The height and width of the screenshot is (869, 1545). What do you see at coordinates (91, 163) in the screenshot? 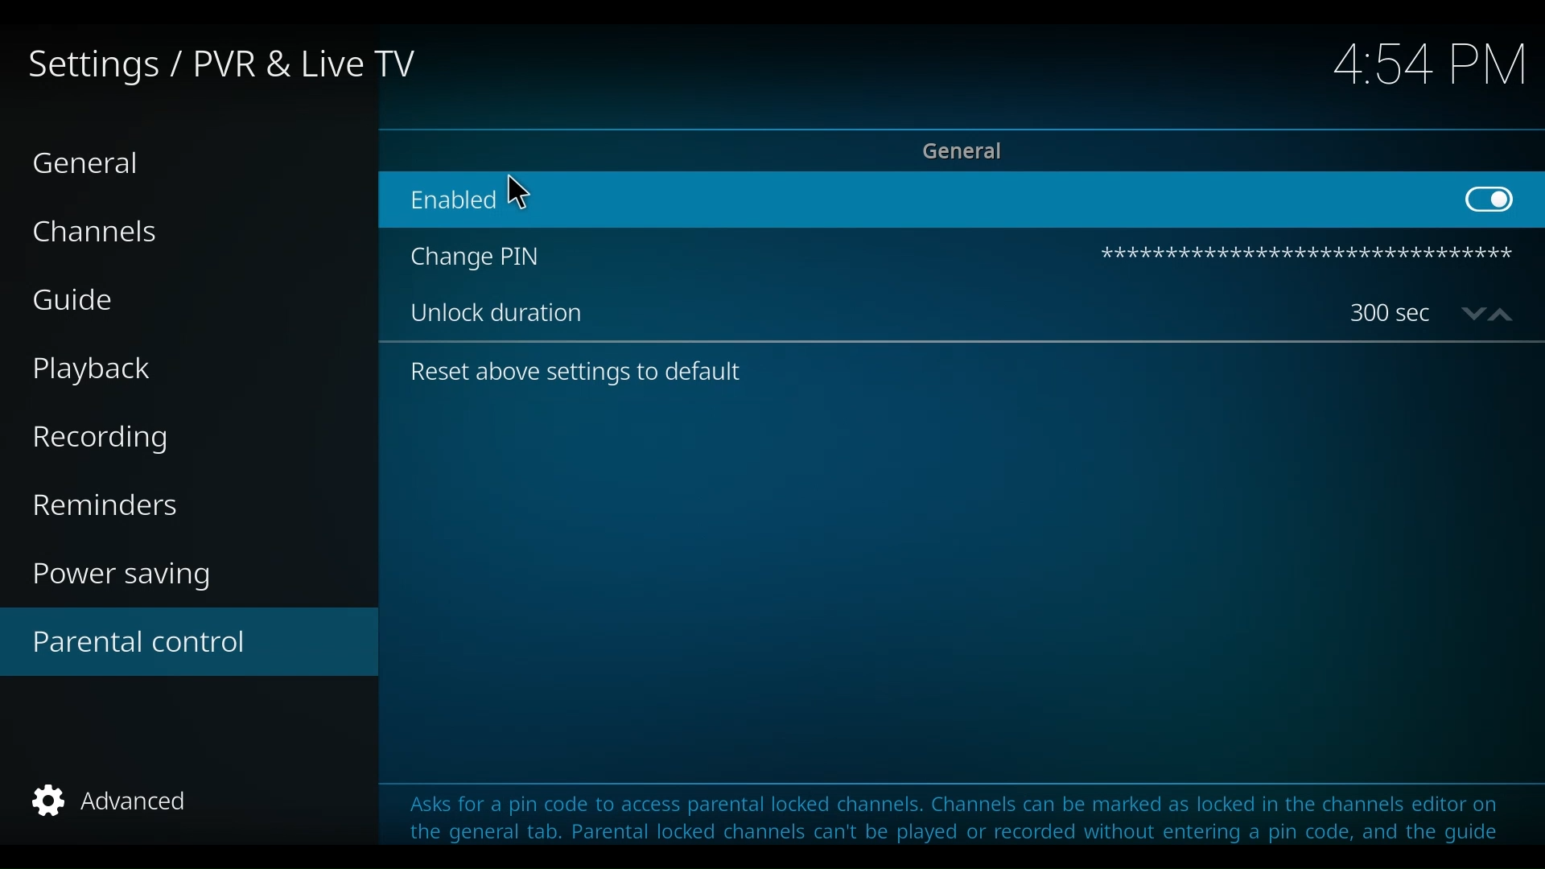
I see `General` at bounding box center [91, 163].